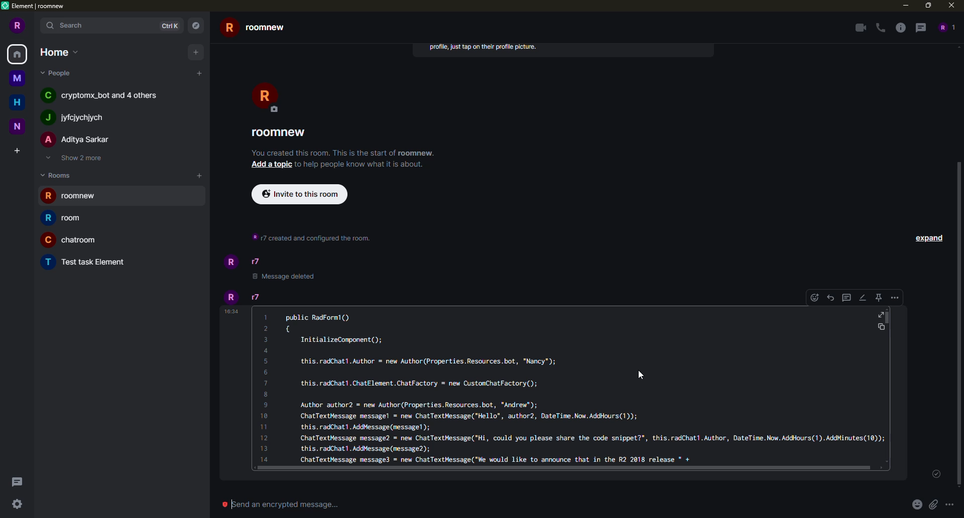 The width and height of the screenshot is (964, 518). I want to click on rooms, so click(56, 175).